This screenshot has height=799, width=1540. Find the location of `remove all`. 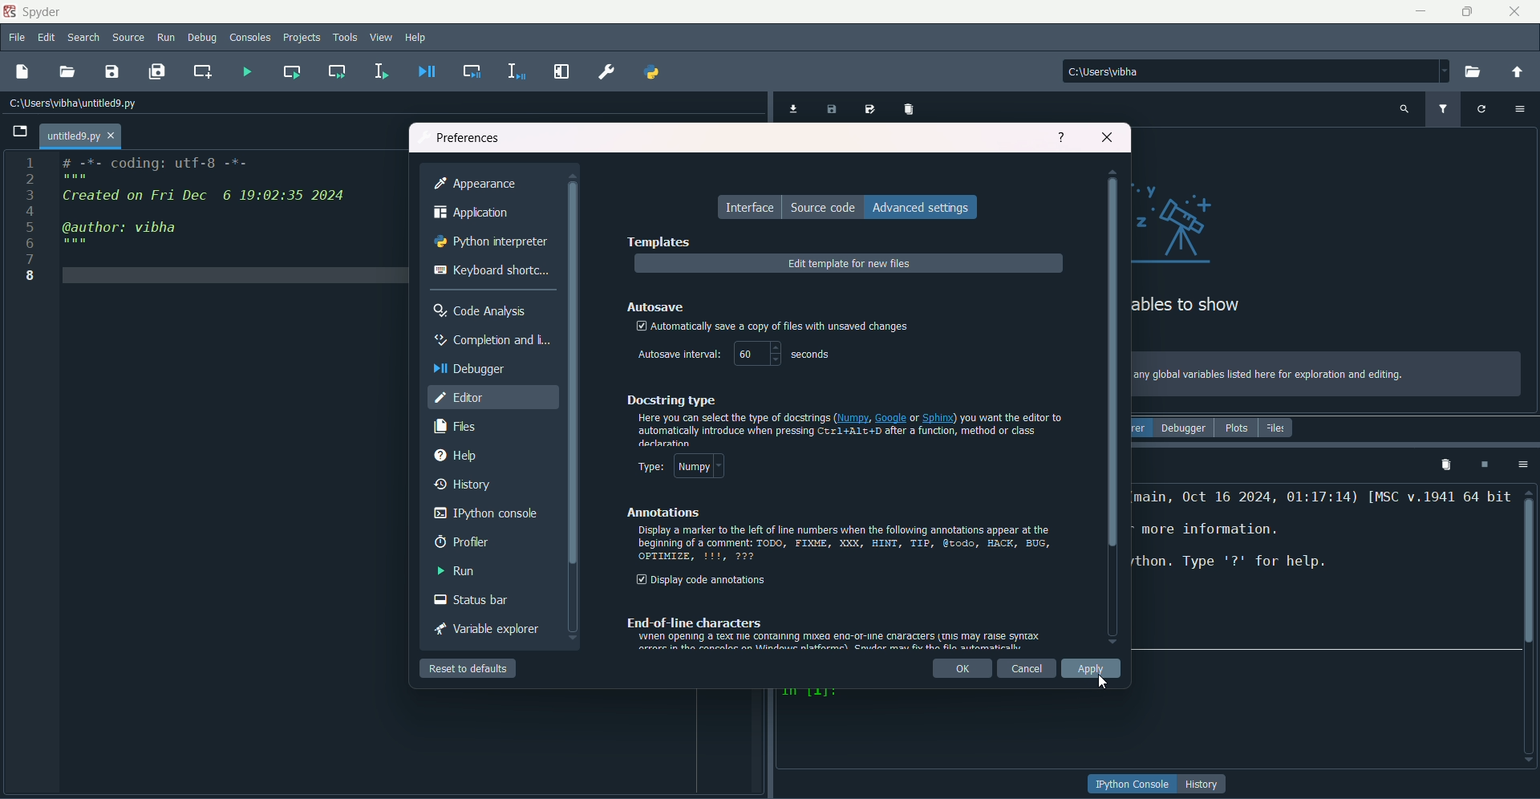

remove all is located at coordinates (1443, 464).